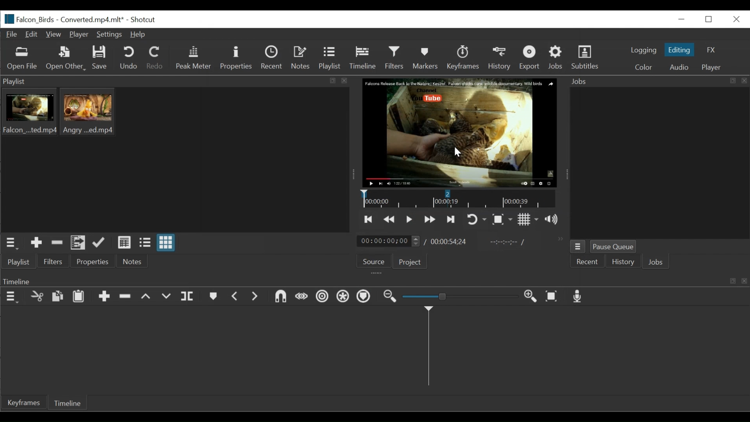 The width and height of the screenshot is (750, 422). What do you see at coordinates (126, 298) in the screenshot?
I see `Ripple Delete` at bounding box center [126, 298].